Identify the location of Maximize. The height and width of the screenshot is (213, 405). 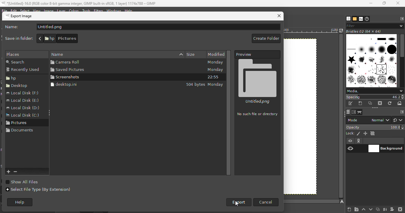
(385, 4).